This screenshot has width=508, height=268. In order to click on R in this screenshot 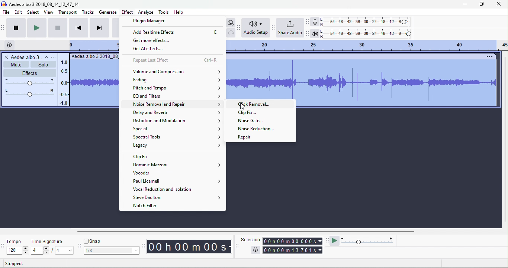, I will do `click(322, 25)`.